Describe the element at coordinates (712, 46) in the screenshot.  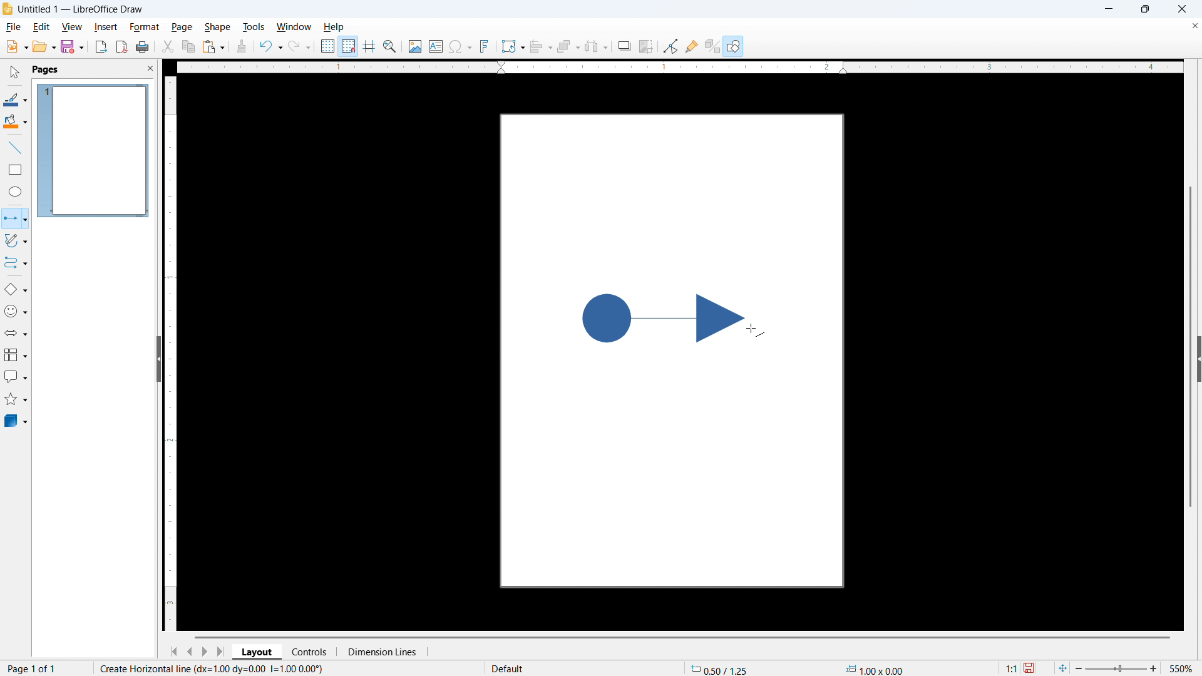
I see `Toggle extrusion ` at that location.